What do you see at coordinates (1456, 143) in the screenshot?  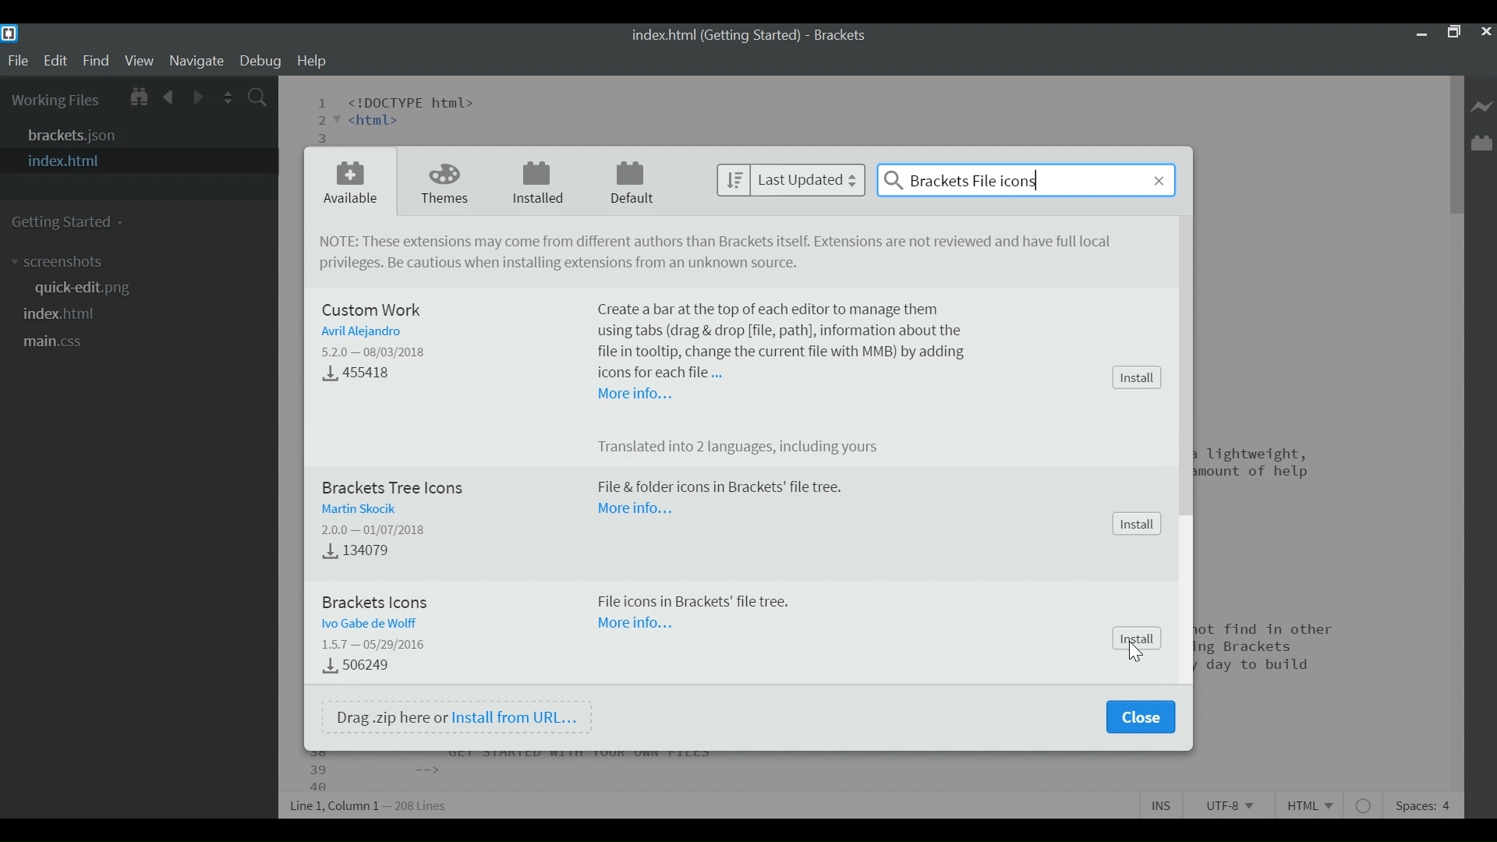 I see `Vertical Scroll bar` at bounding box center [1456, 143].